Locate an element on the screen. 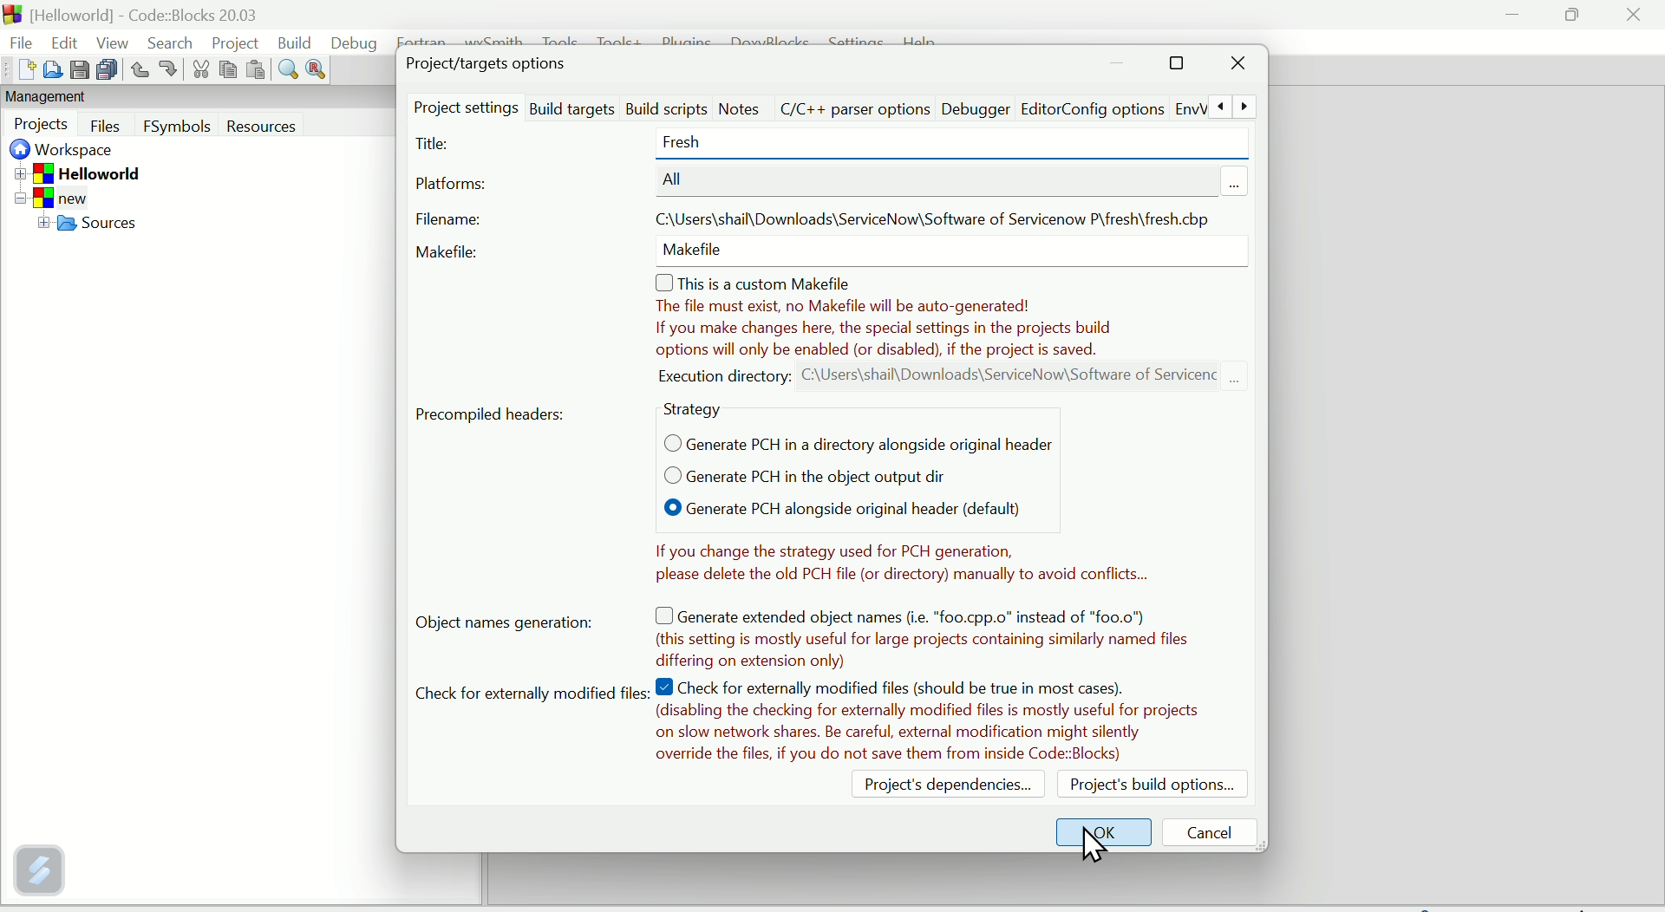  Save all is located at coordinates (110, 70).